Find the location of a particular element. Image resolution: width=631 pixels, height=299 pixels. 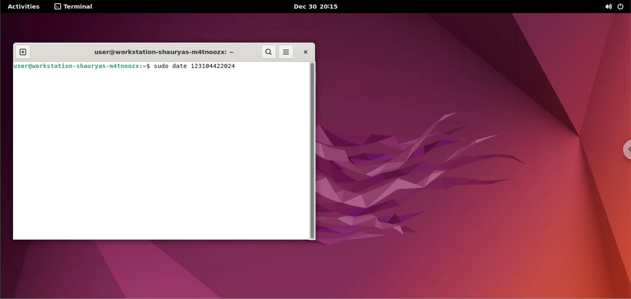

TERMINAL is located at coordinates (75, 7).